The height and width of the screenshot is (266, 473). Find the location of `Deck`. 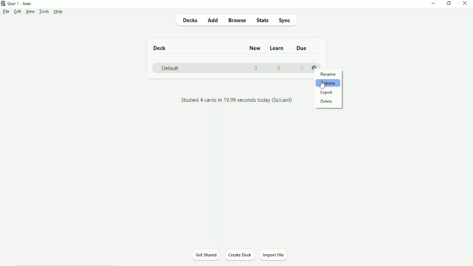

Deck is located at coordinates (161, 48).